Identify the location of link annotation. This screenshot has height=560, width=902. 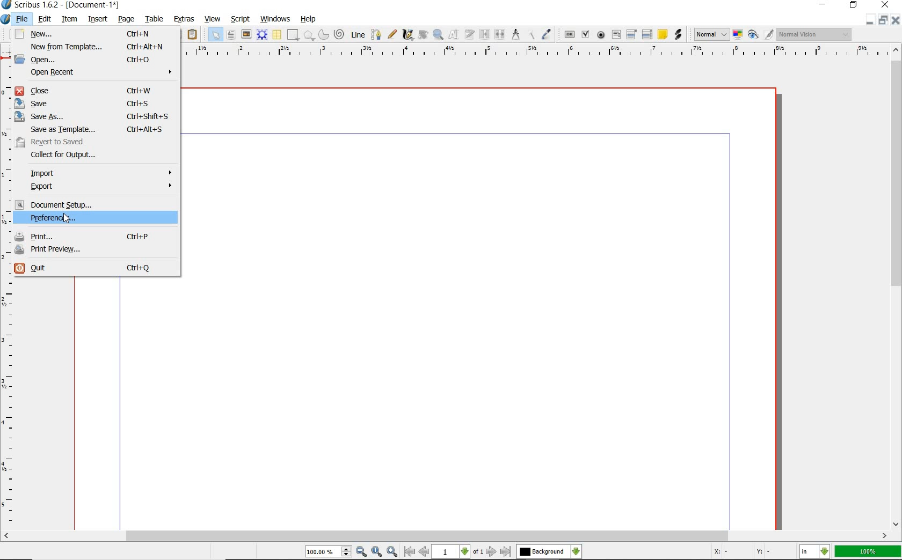
(679, 35).